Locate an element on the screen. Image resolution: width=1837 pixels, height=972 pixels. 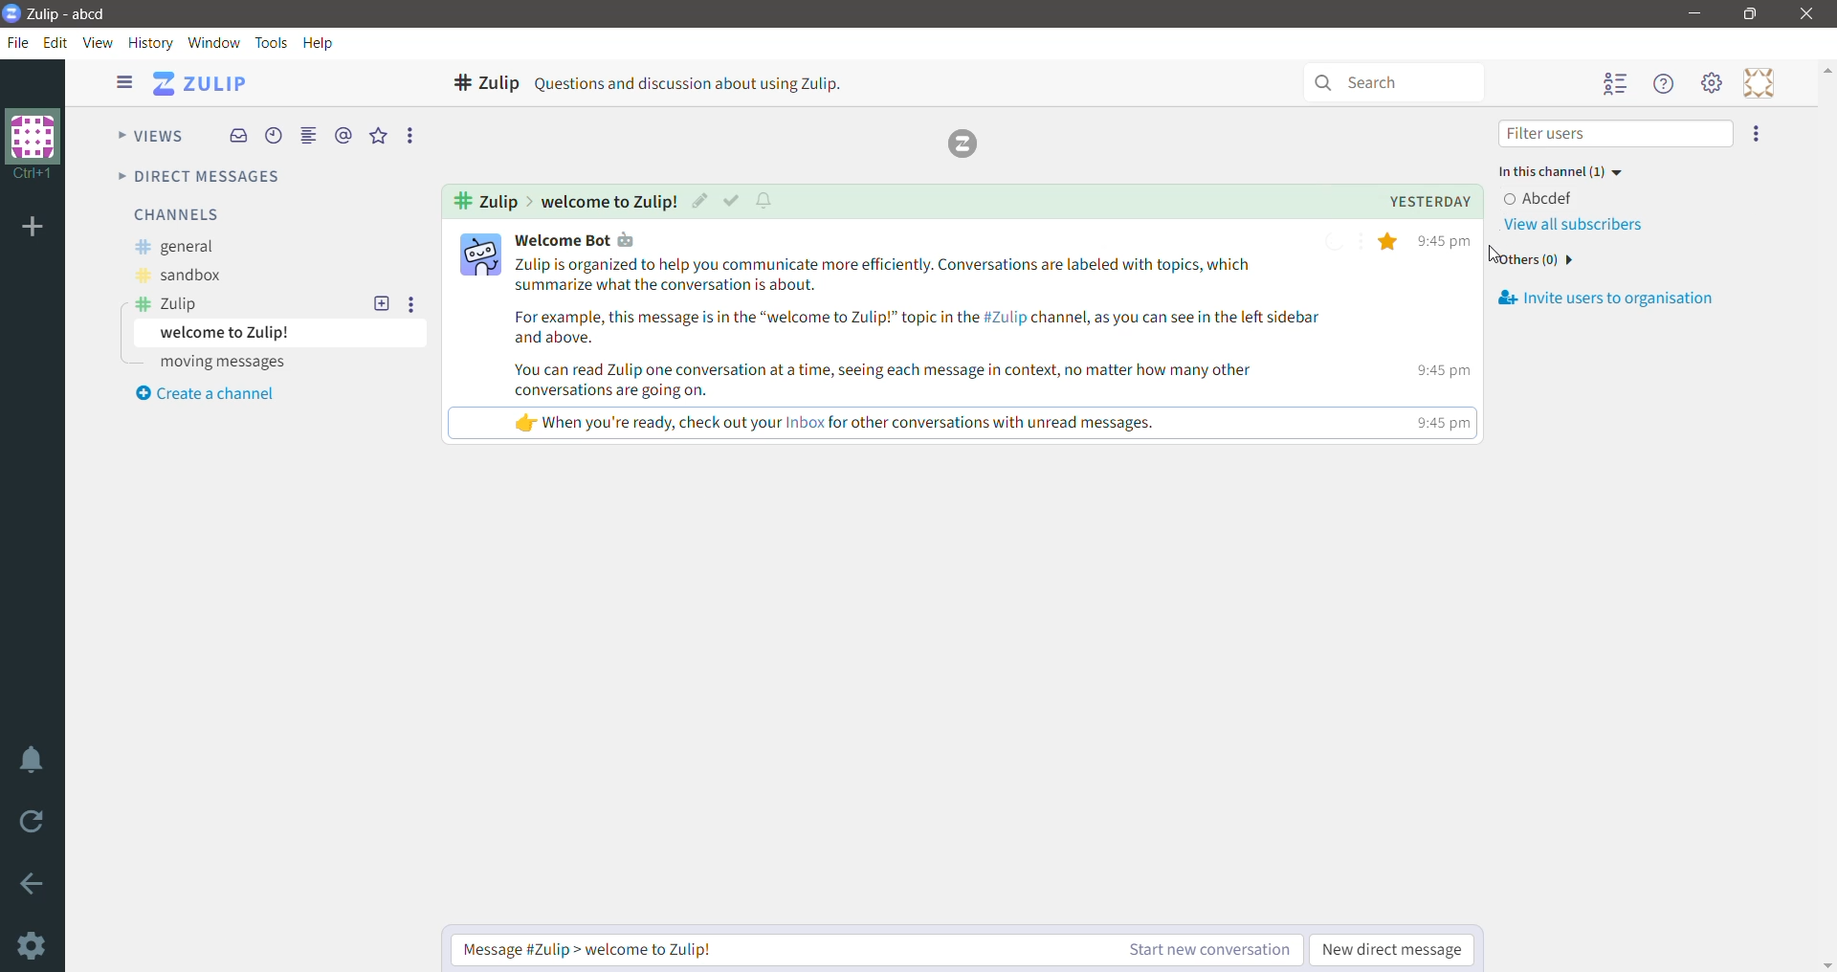
Organization Name is located at coordinates (33, 145).